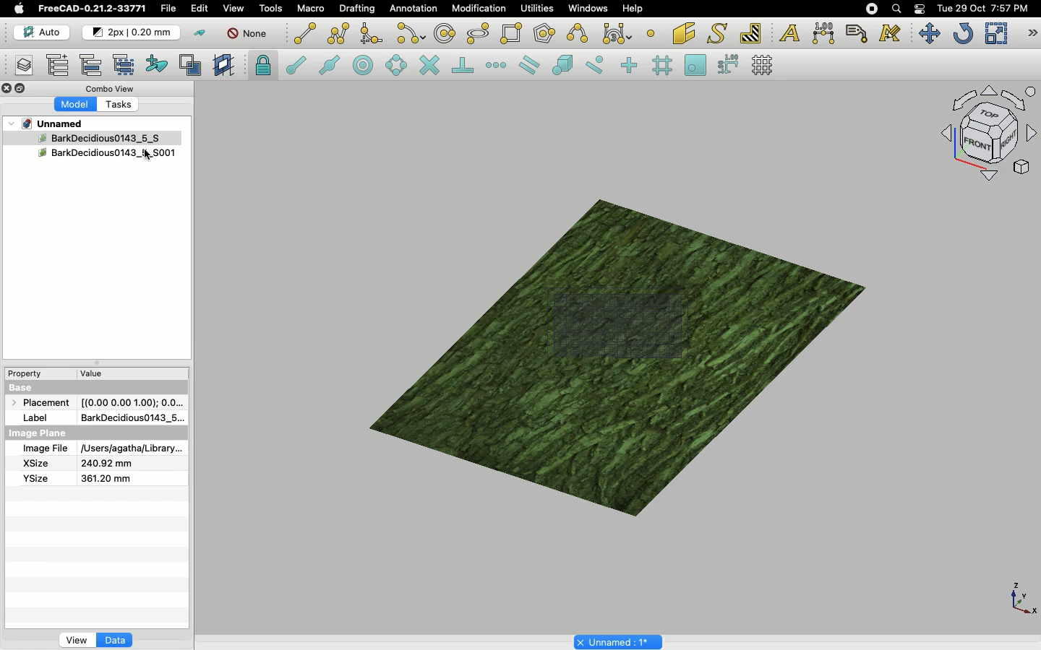  Describe the element at coordinates (93, 65) in the screenshot. I see `Move to group` at that location.